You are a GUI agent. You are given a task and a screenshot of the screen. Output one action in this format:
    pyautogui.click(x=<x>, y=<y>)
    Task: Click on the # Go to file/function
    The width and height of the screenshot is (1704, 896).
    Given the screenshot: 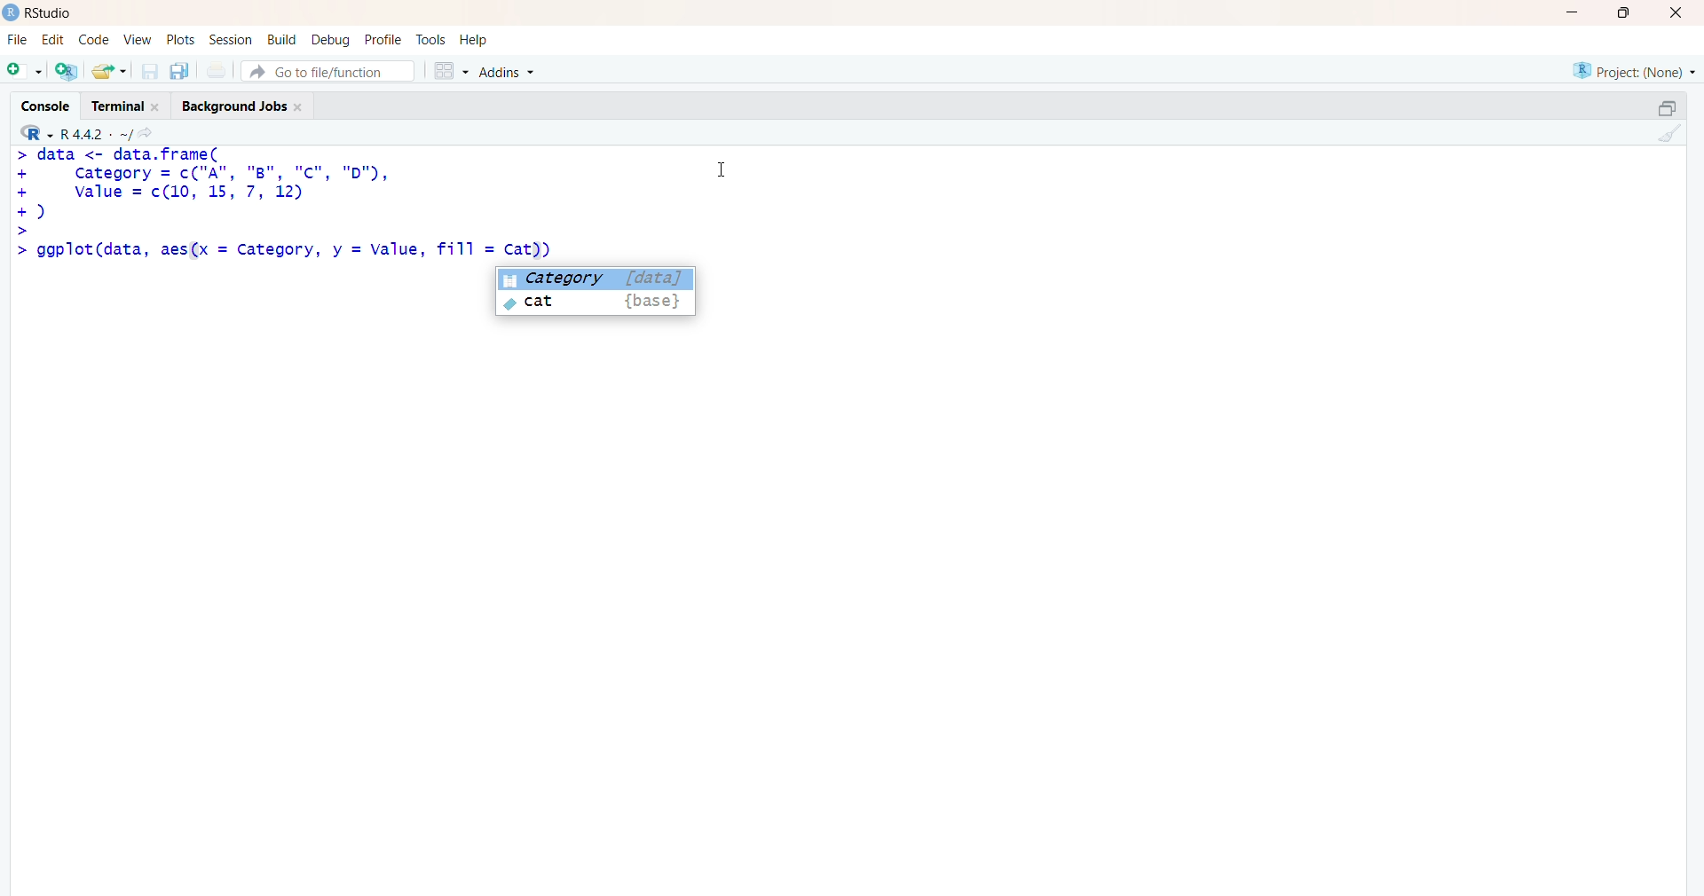 What is the action you would take?
    pyautogui.click(x=327, y=71)
    